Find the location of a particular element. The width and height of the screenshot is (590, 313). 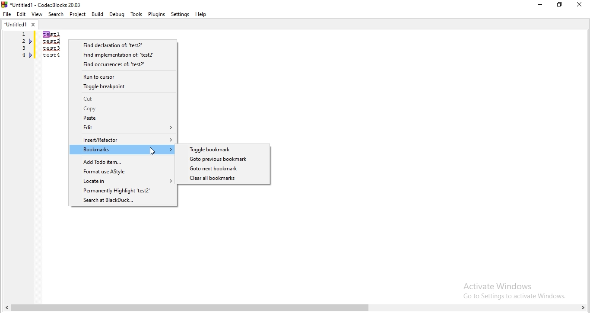

scroll bar is located at coordinates (295, 308).